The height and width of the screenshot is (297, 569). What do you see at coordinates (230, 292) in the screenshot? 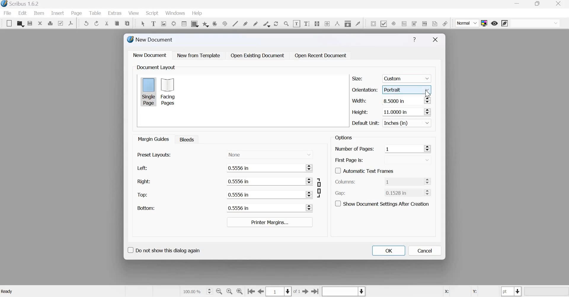
I see `zoom to 100 %` at bounding box center [230, 292].